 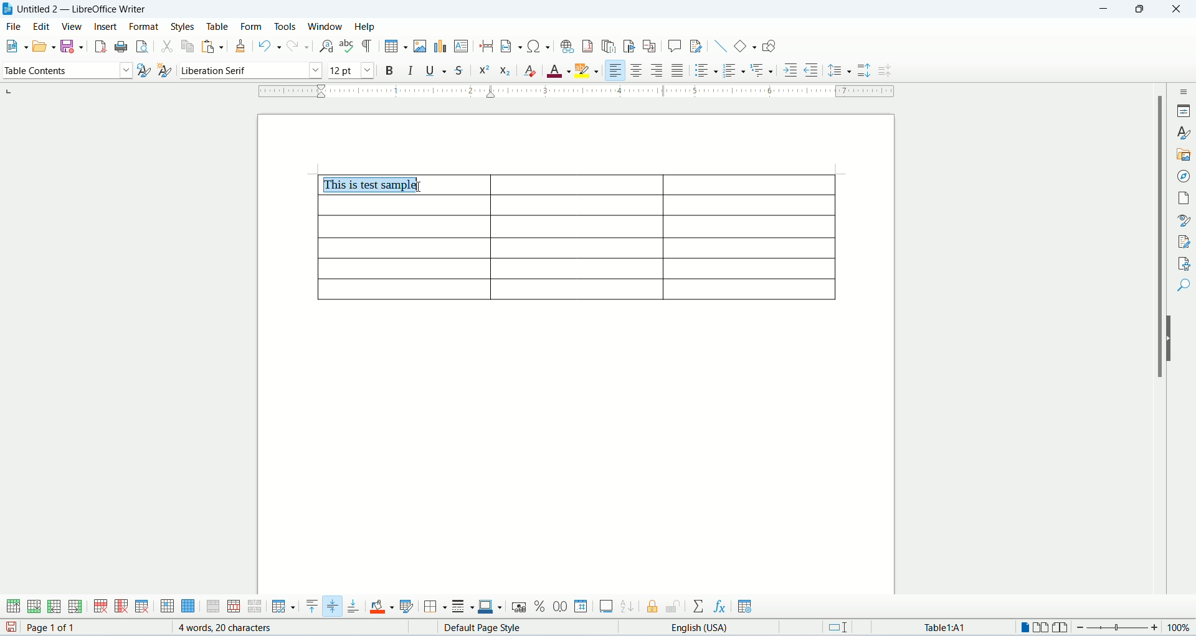 I want to click on align center, so click(x=638, y=70).